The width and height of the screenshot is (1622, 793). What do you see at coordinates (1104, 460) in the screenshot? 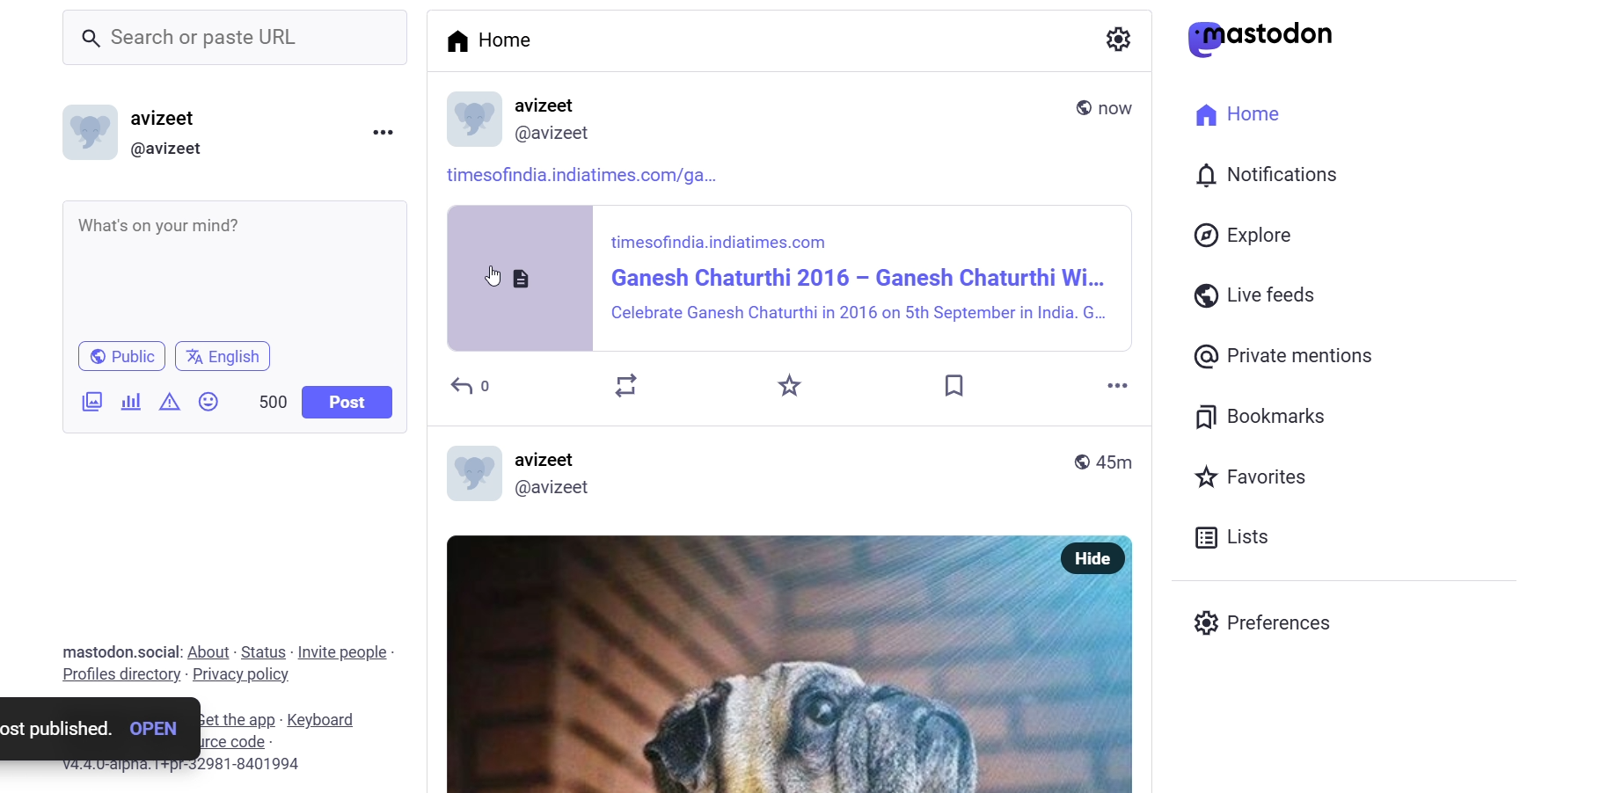
I see ` 45m` at bounding box center [1104, 460].